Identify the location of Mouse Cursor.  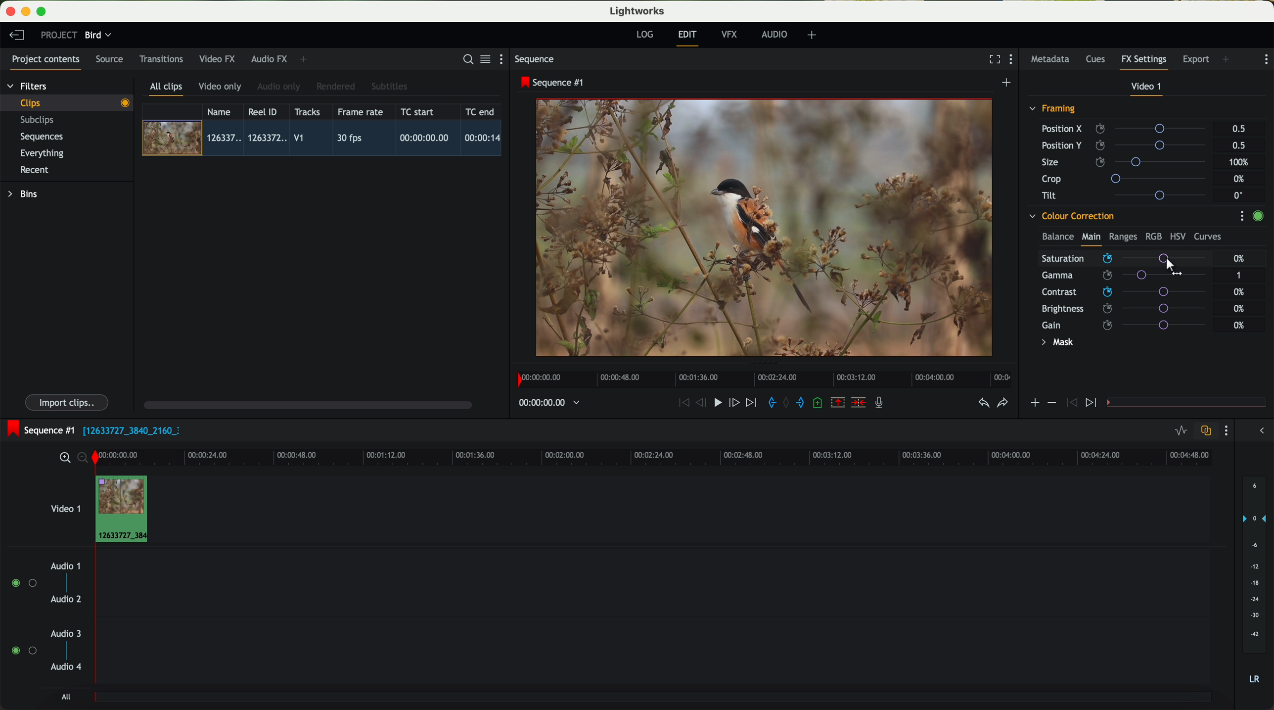
(1171, 269).